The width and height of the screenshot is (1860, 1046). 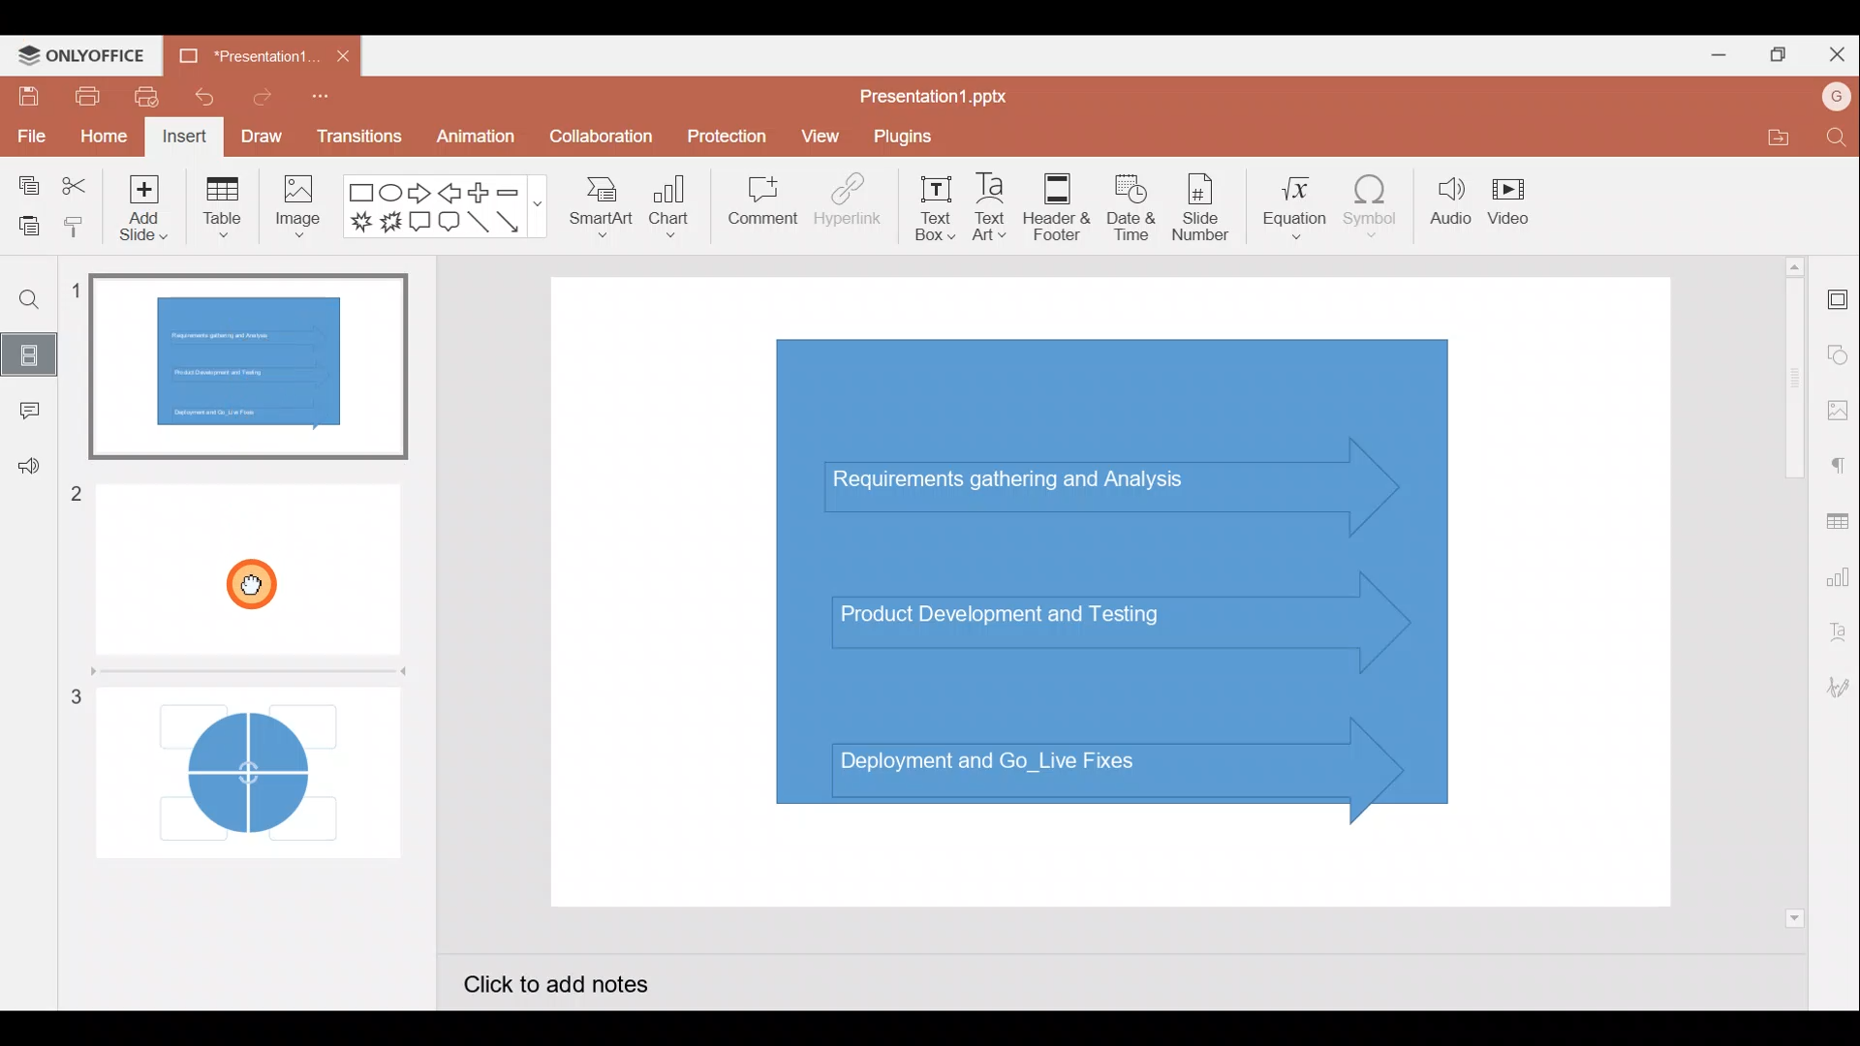 What do you see at coordinates (25, 97) in the screenshot?
I see `Save` at bounding box center [25, 97].